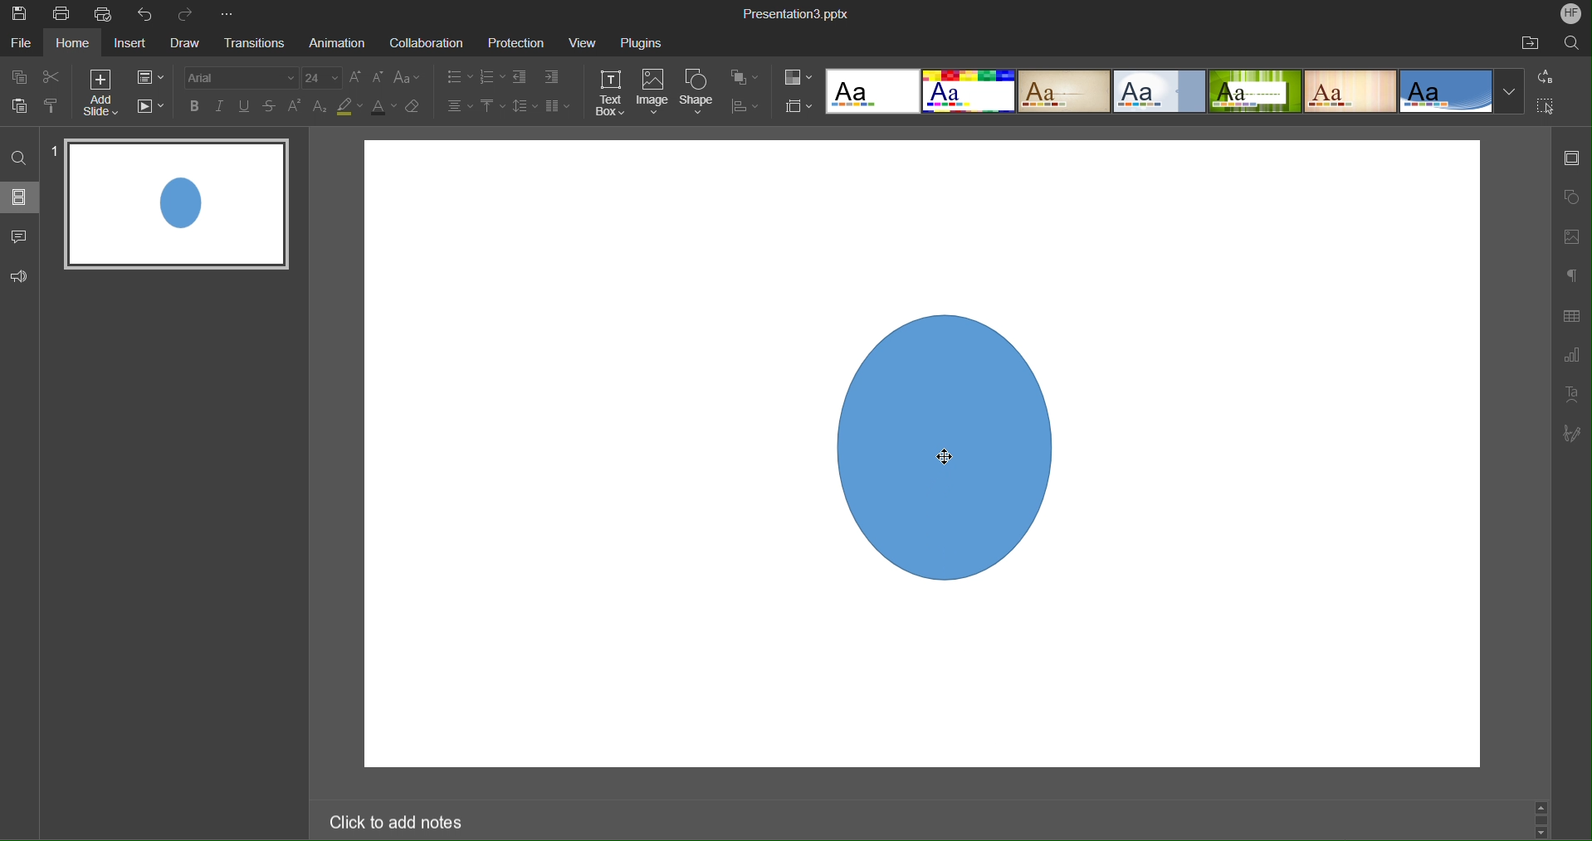  Describe the element at coordinates (1574, 237) in the screenshot. I see `Image Settings` at that location.